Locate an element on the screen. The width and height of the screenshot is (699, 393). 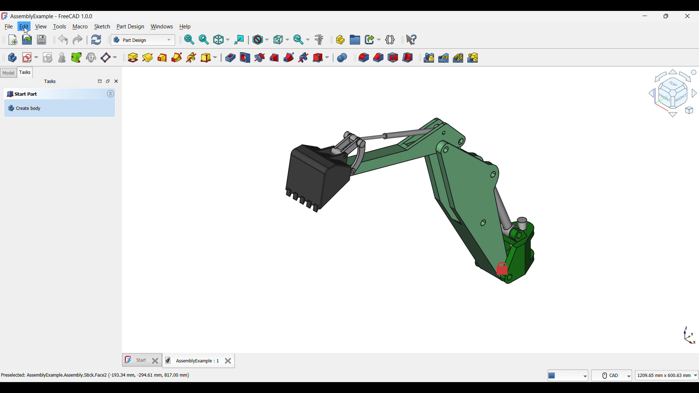
Create an additie primitive is located at coordinates (209, 58).